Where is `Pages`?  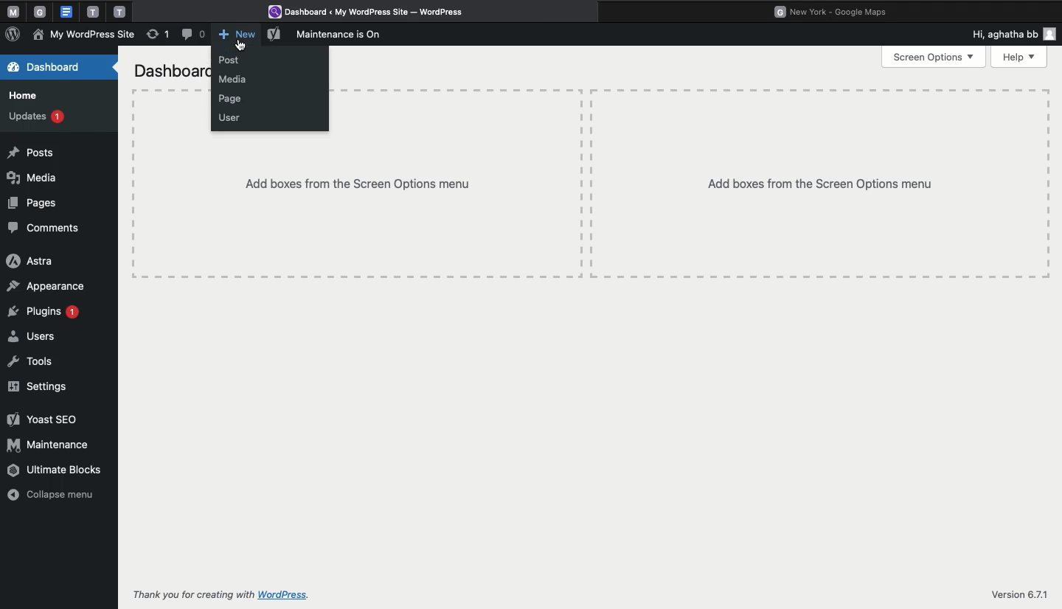 Pages is located at coordinates (233, 100).